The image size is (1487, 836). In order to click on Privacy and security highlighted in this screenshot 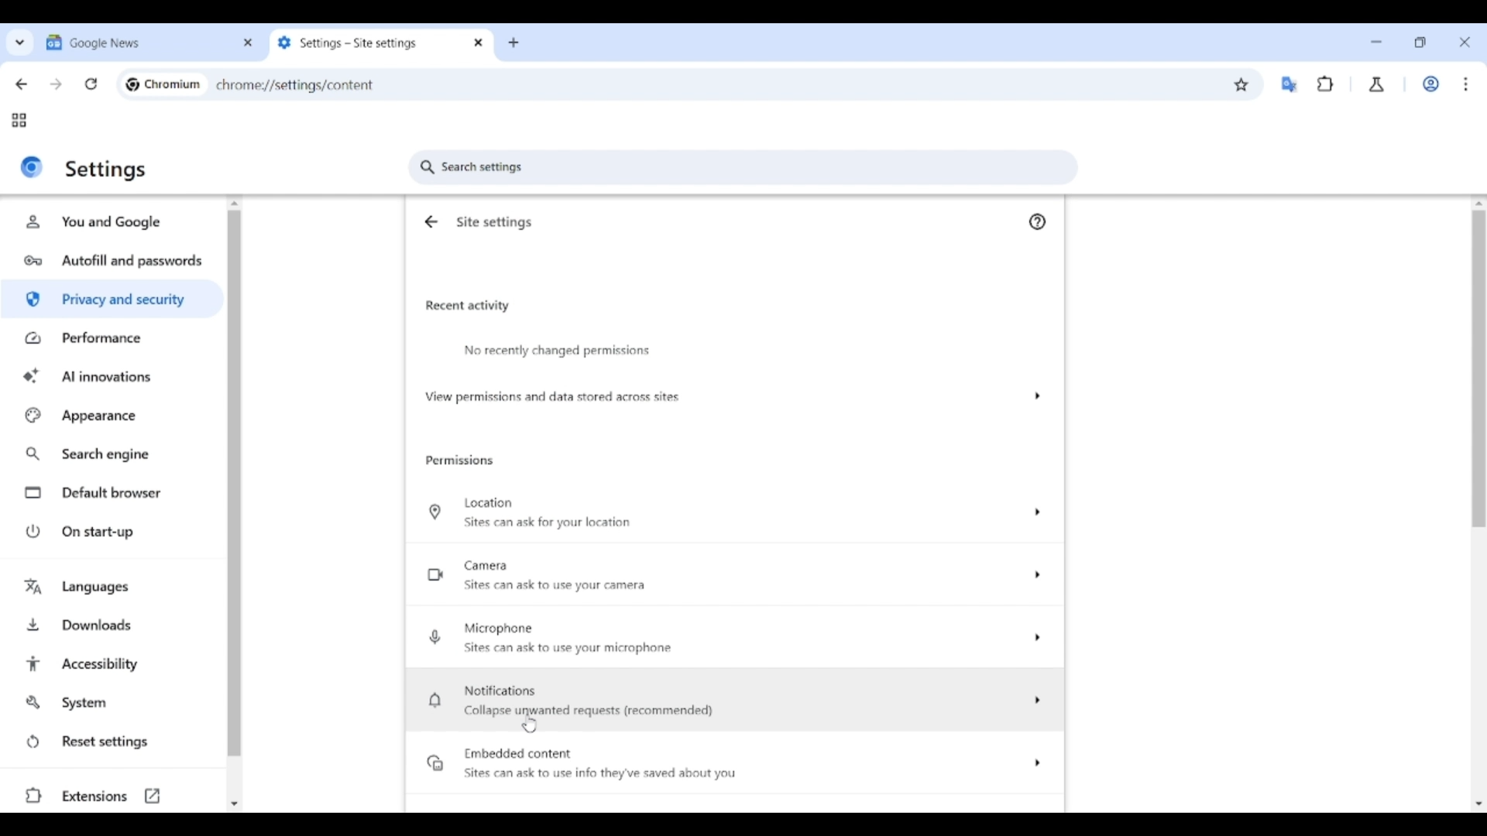, I will do `click(110, 302)`.